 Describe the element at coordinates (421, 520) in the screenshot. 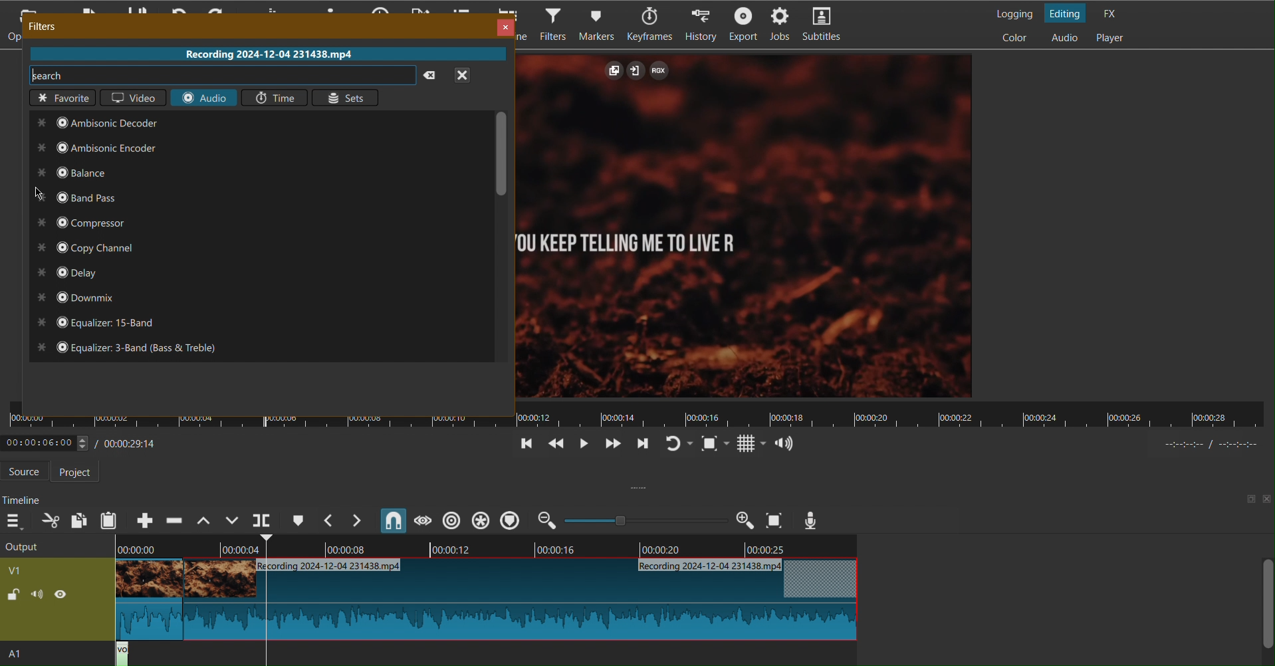

I see `Scrub` at that location.